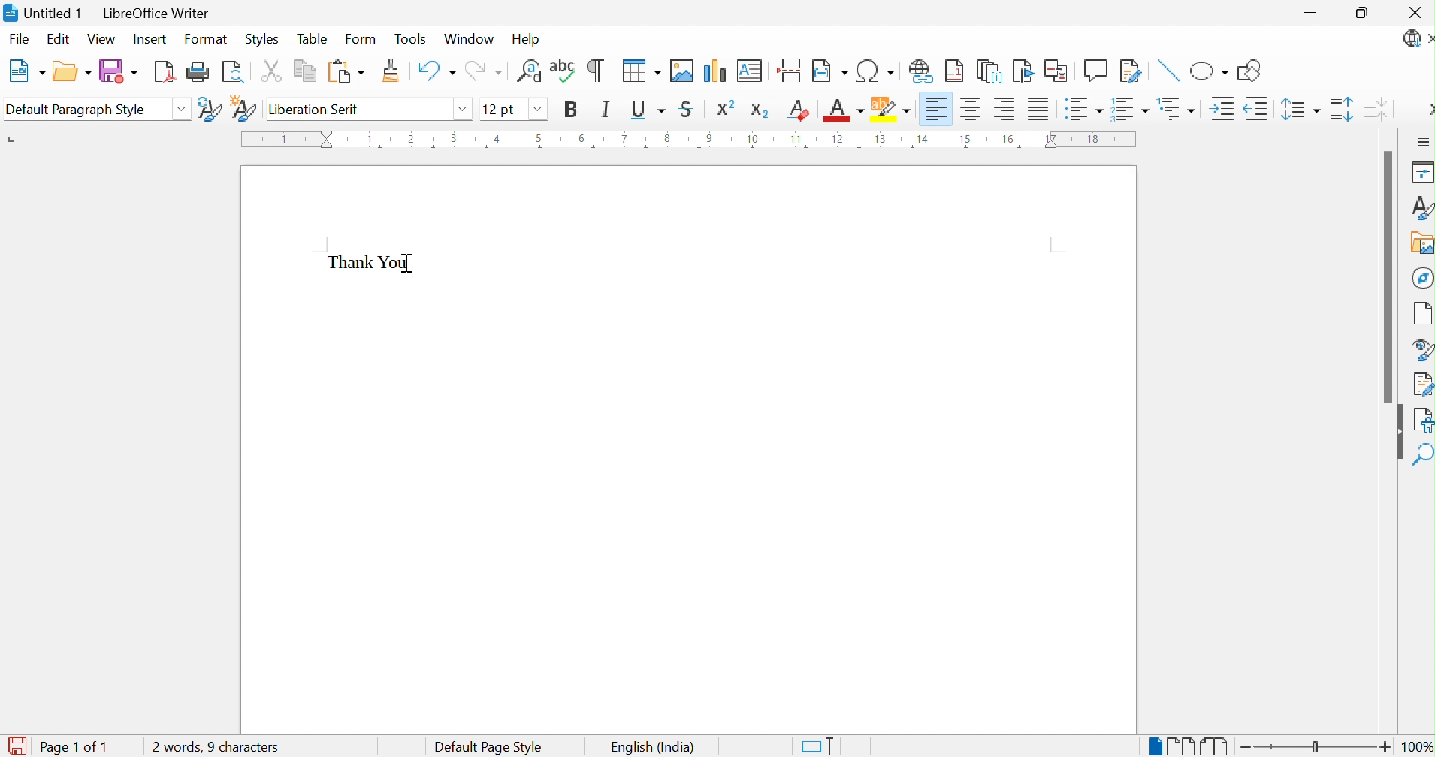 Image resolution: width=1435 pixels, height=757 pixels. Describe the element at coordinates (1128, 108) in the screenshot. I see `Toggle Ordered List` at that location.